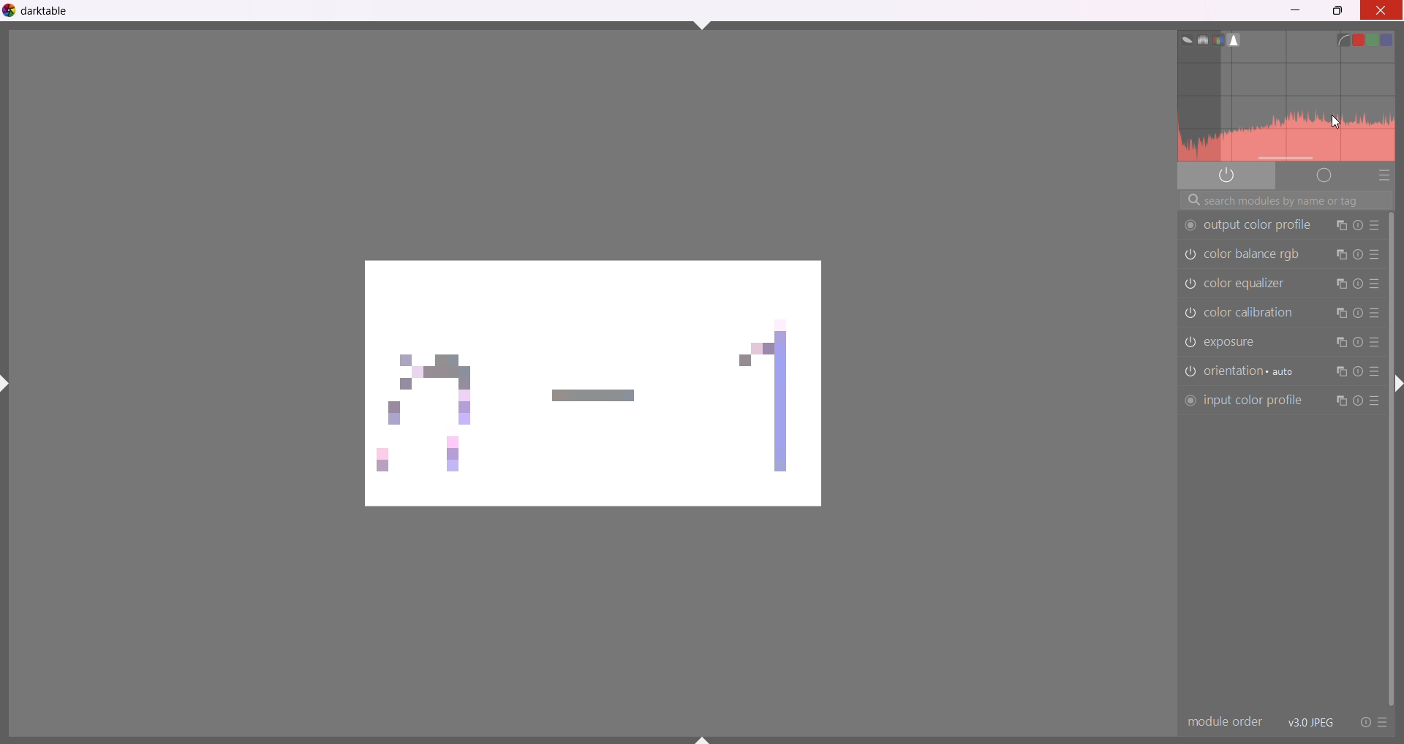 This screenshot has height=744, width=1404. I want to click on cursor, so click(1339, 124).